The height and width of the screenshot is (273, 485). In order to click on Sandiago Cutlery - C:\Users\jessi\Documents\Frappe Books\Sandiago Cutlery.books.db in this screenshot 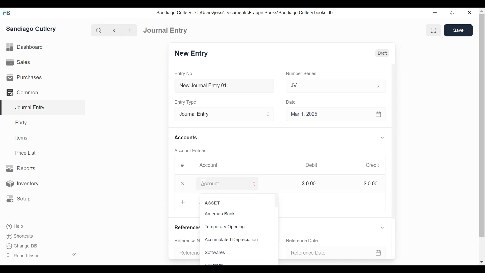, I will do `click(249, 12)`.